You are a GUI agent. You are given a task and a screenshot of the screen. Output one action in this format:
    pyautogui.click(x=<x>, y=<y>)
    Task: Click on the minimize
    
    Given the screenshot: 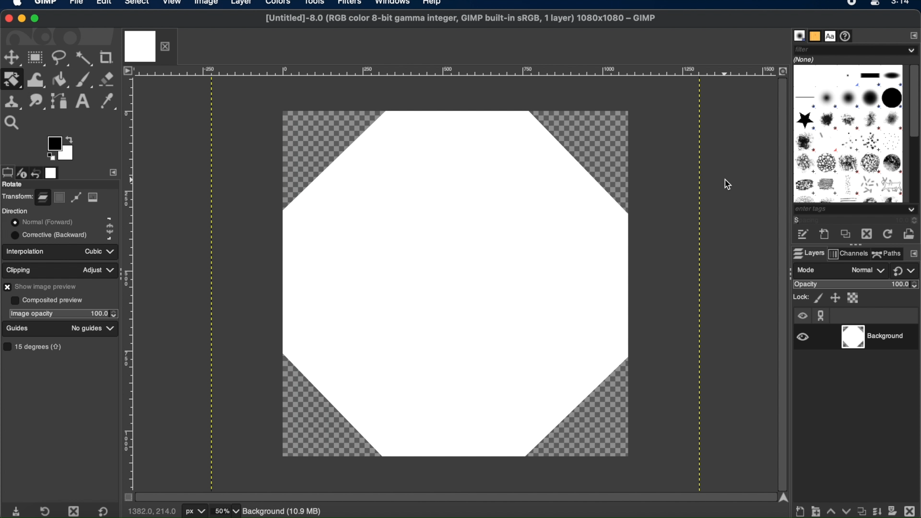 What is the action you would take?
    pyautogui.click(x=23, y=19)
    